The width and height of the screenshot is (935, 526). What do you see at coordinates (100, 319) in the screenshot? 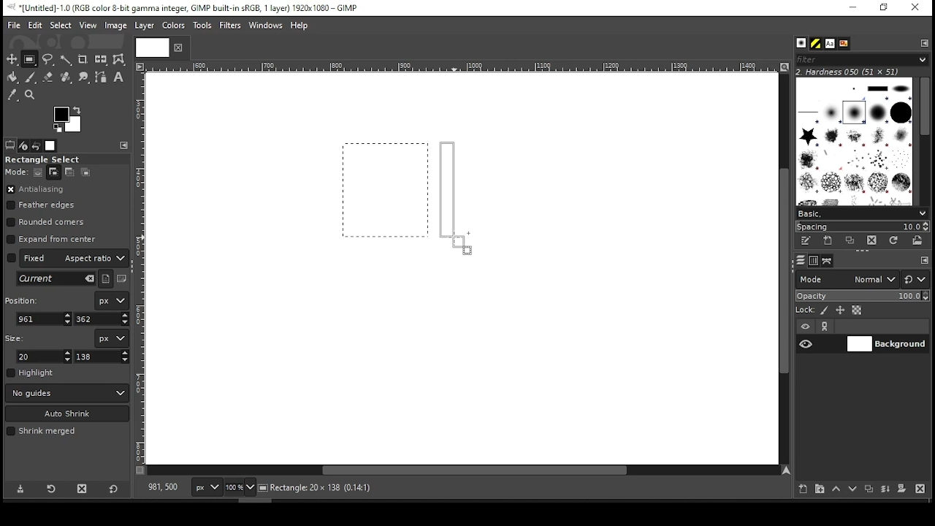
I see `y` at bounding box center [100, 319].